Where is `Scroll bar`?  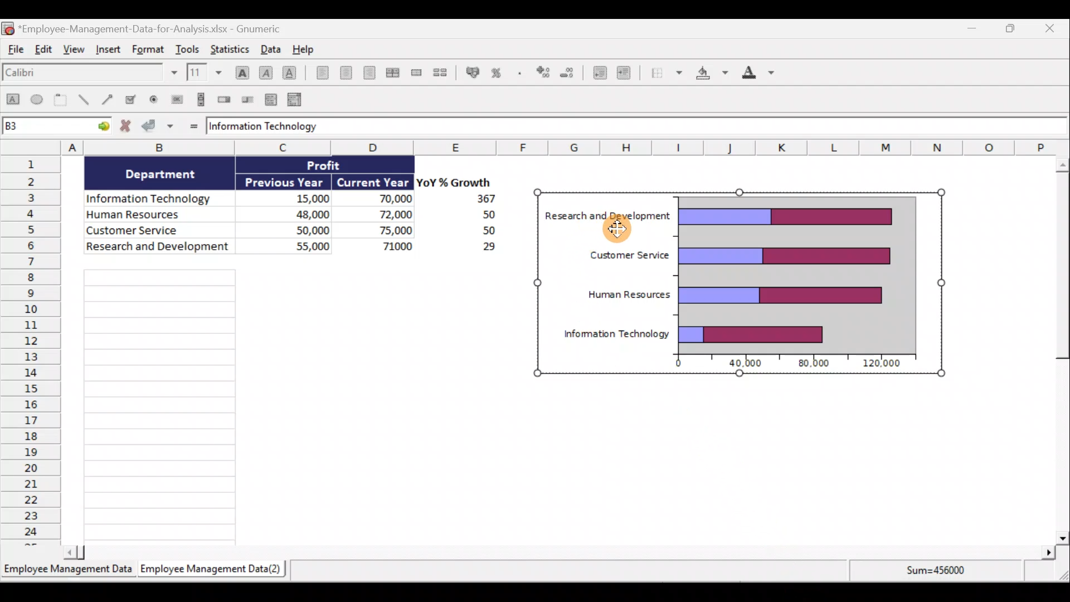
Scroll bar is located at coordinates (1057, 350).